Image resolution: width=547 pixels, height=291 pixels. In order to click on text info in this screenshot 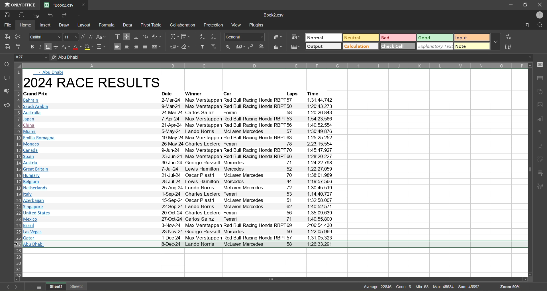, I will do `click(180, 188)`.